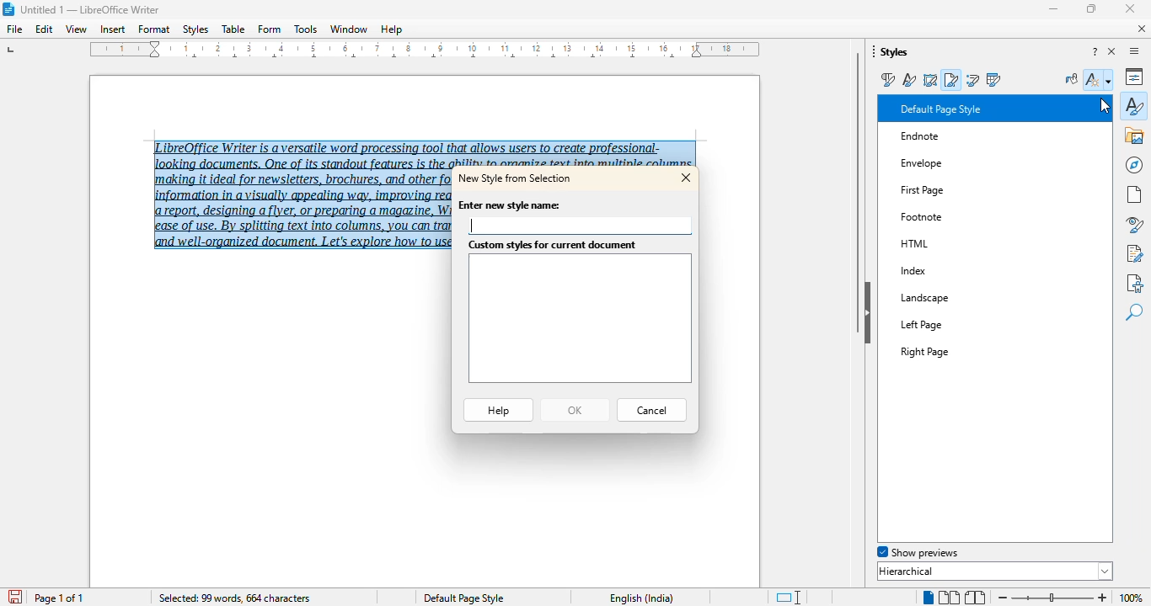 Image resolution: width=1151 pixels, height=606 pixels. What do you see at coordinates (13, 29) in the screenshot?
I see `file` at bounding box center [13, 29].